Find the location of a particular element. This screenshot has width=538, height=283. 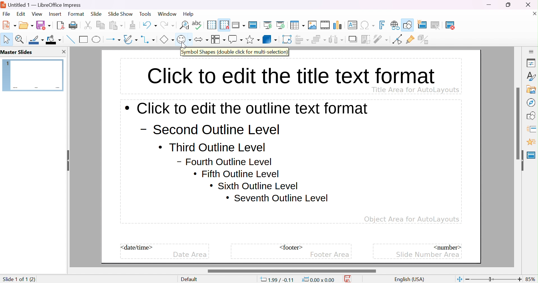

object area for autolayouts is located at coordinates (412, 219).